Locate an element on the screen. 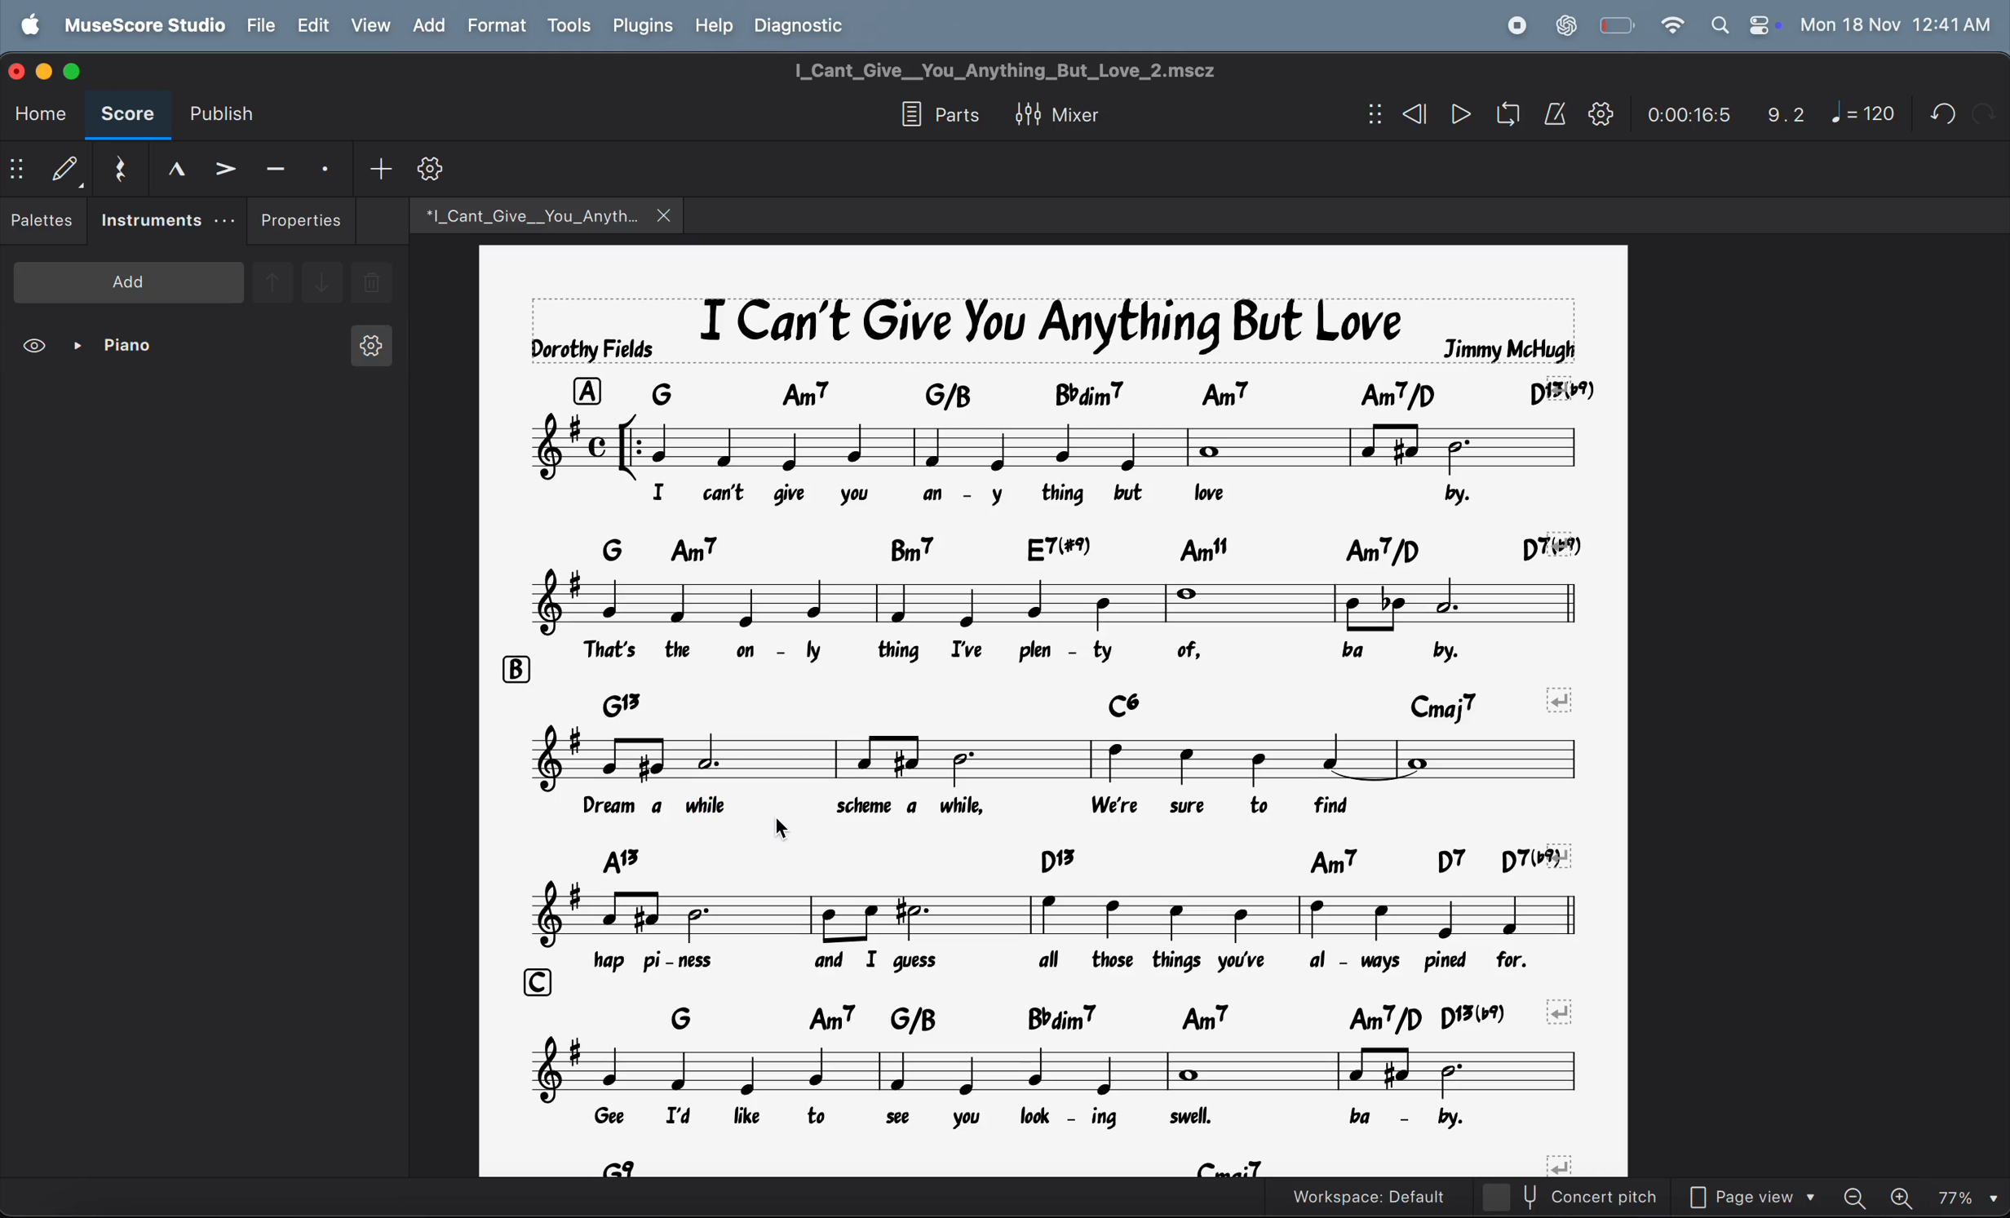 The image size is (2010, 1218). chord symbols is located at coordinates (1122, 393).